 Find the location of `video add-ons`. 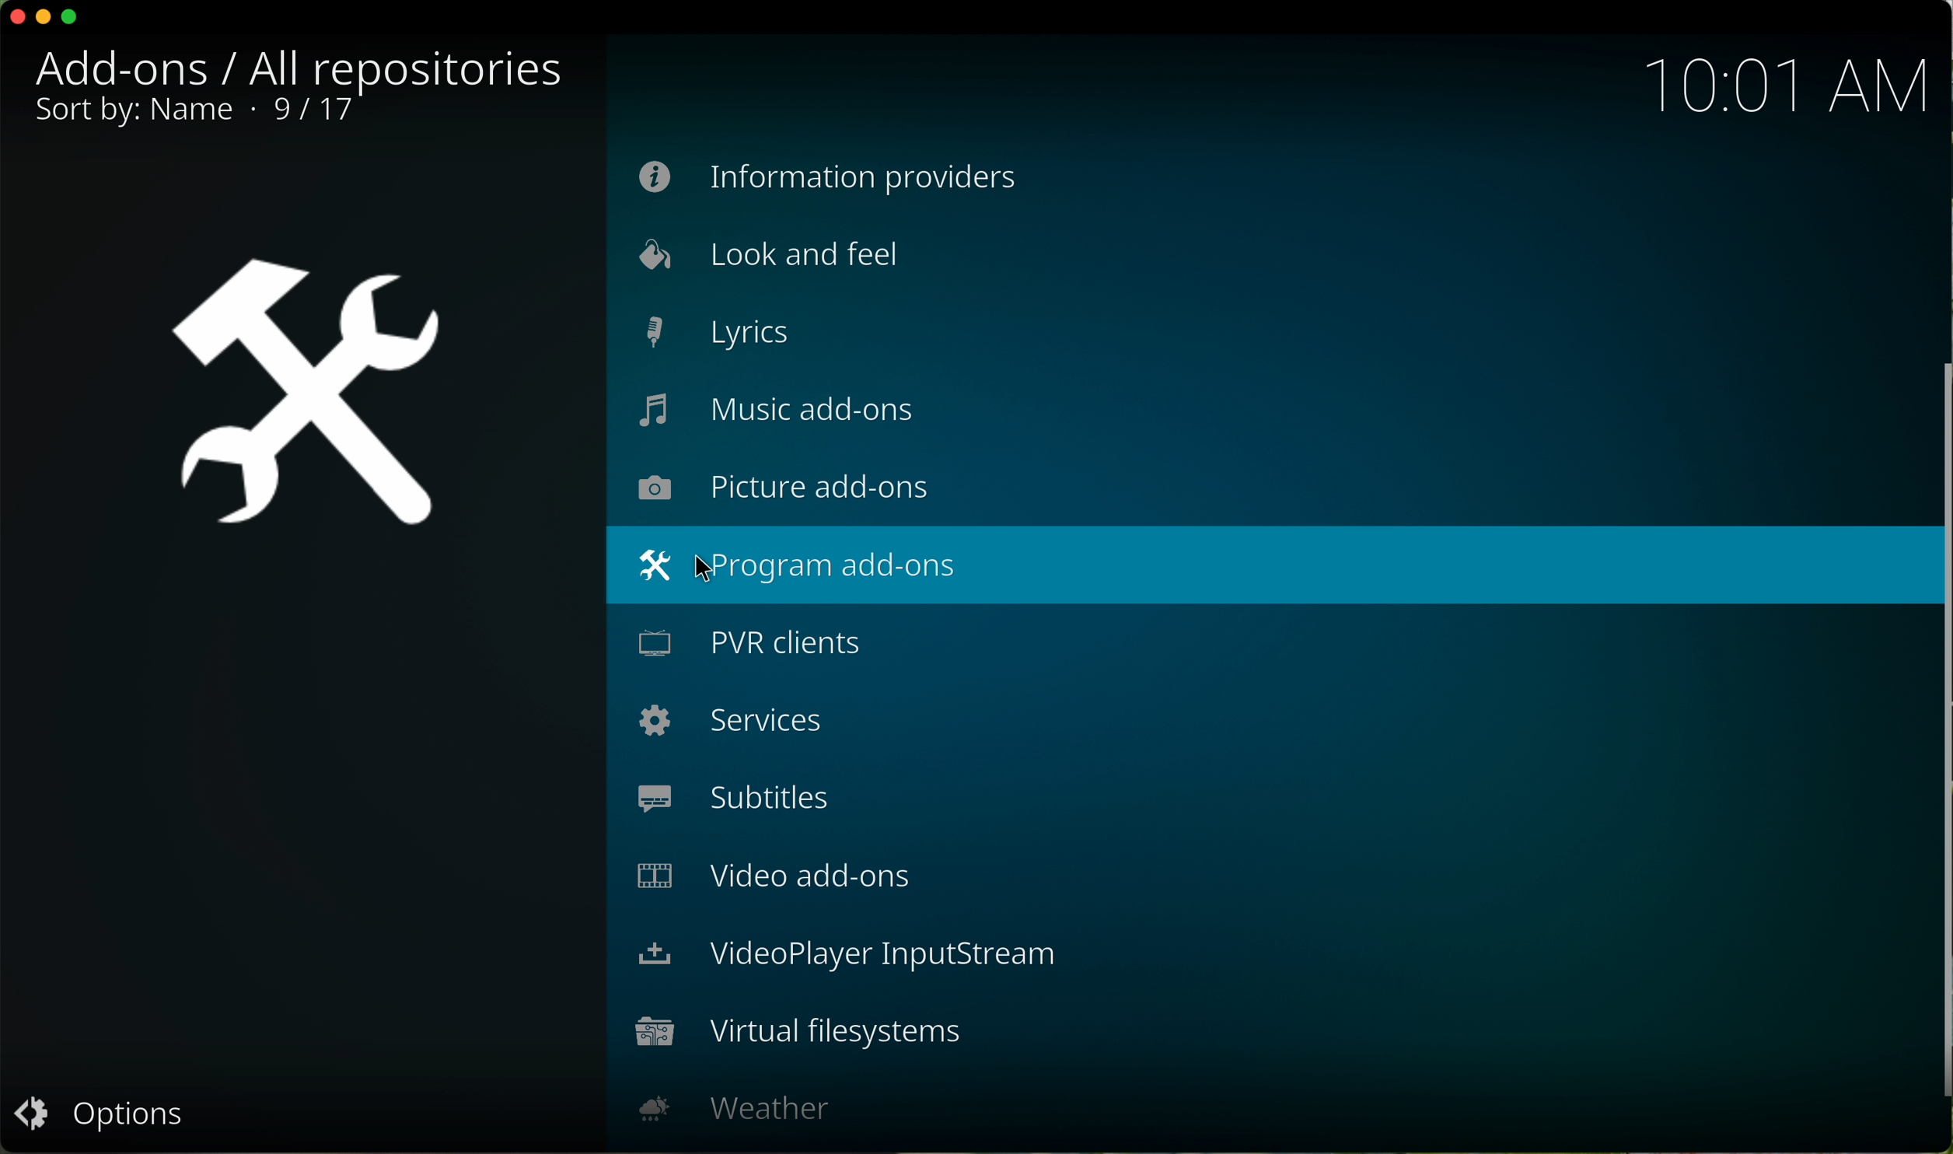

video add-ons is located at coordinates (771, 879).